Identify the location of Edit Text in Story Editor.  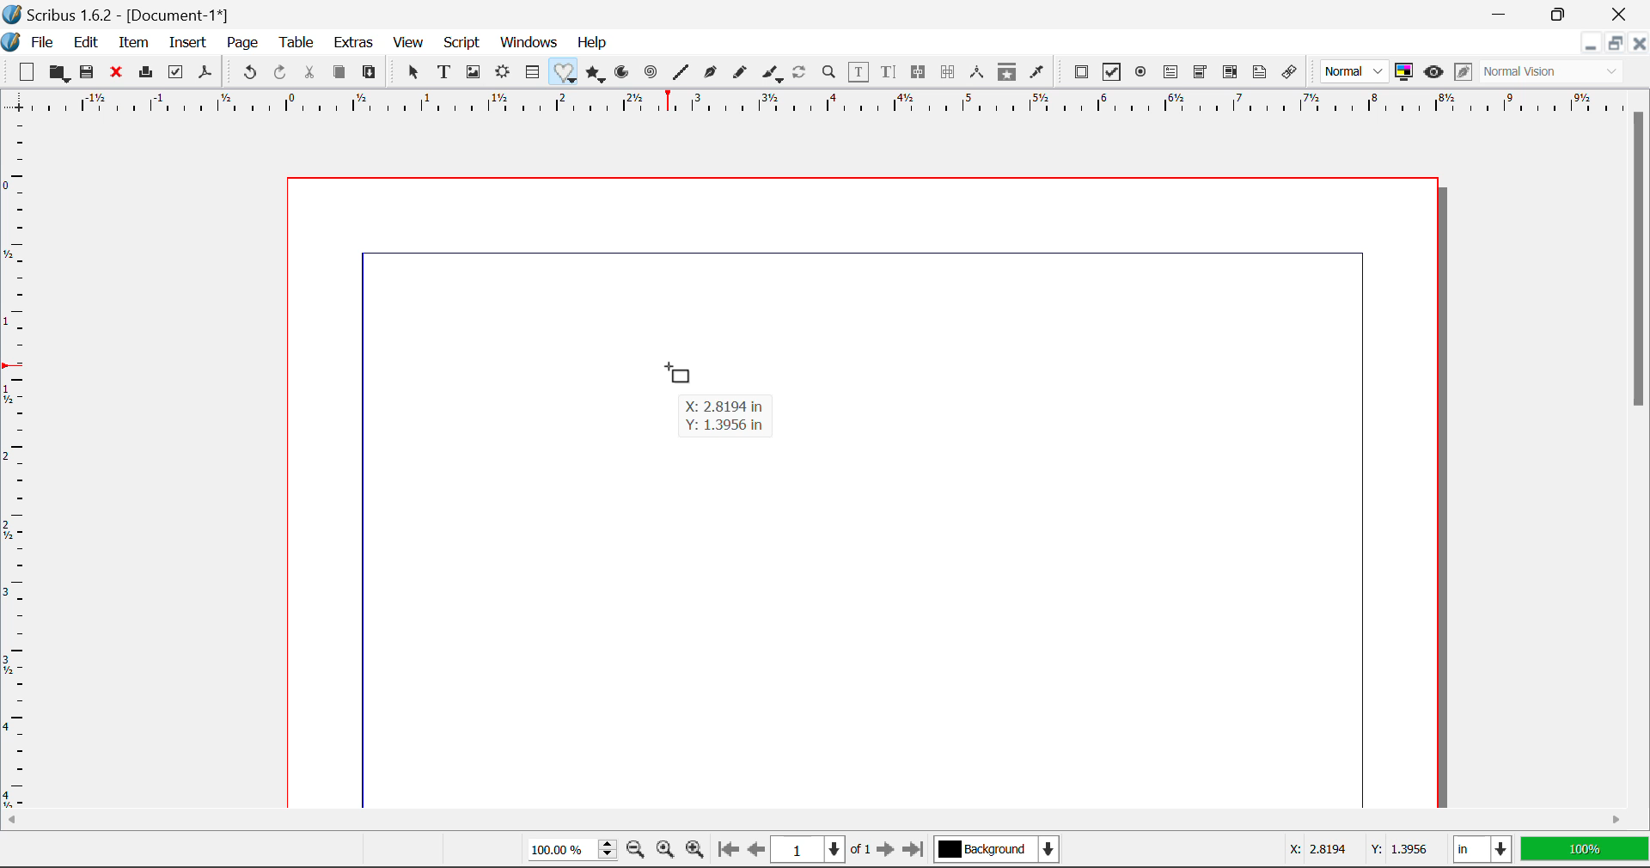
(889, 75).